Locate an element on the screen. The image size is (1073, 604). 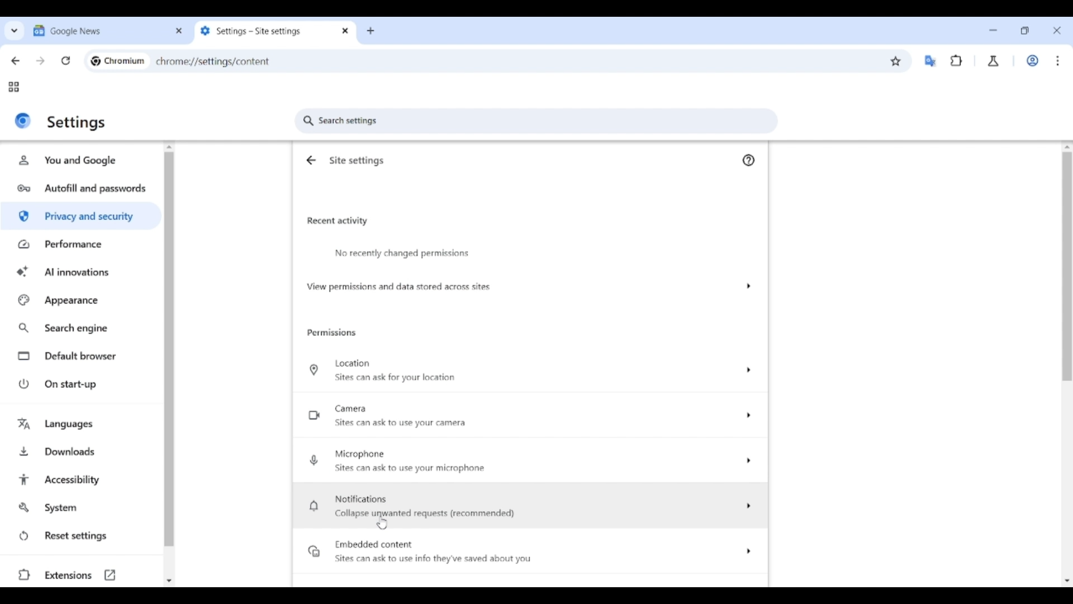
Search tabs is located at coordinates (15, 30).